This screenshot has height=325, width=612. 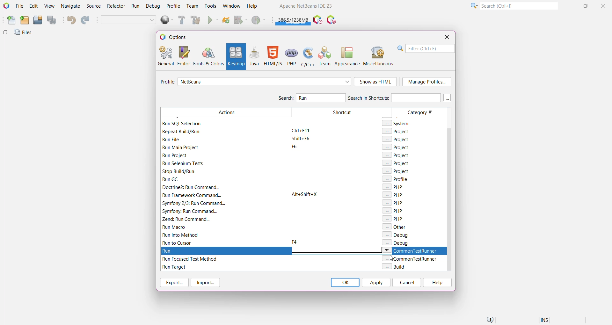 What do you see at coordinates (173, 282) in the screenshot?
I see `Export` at bounding box center [173, 282].